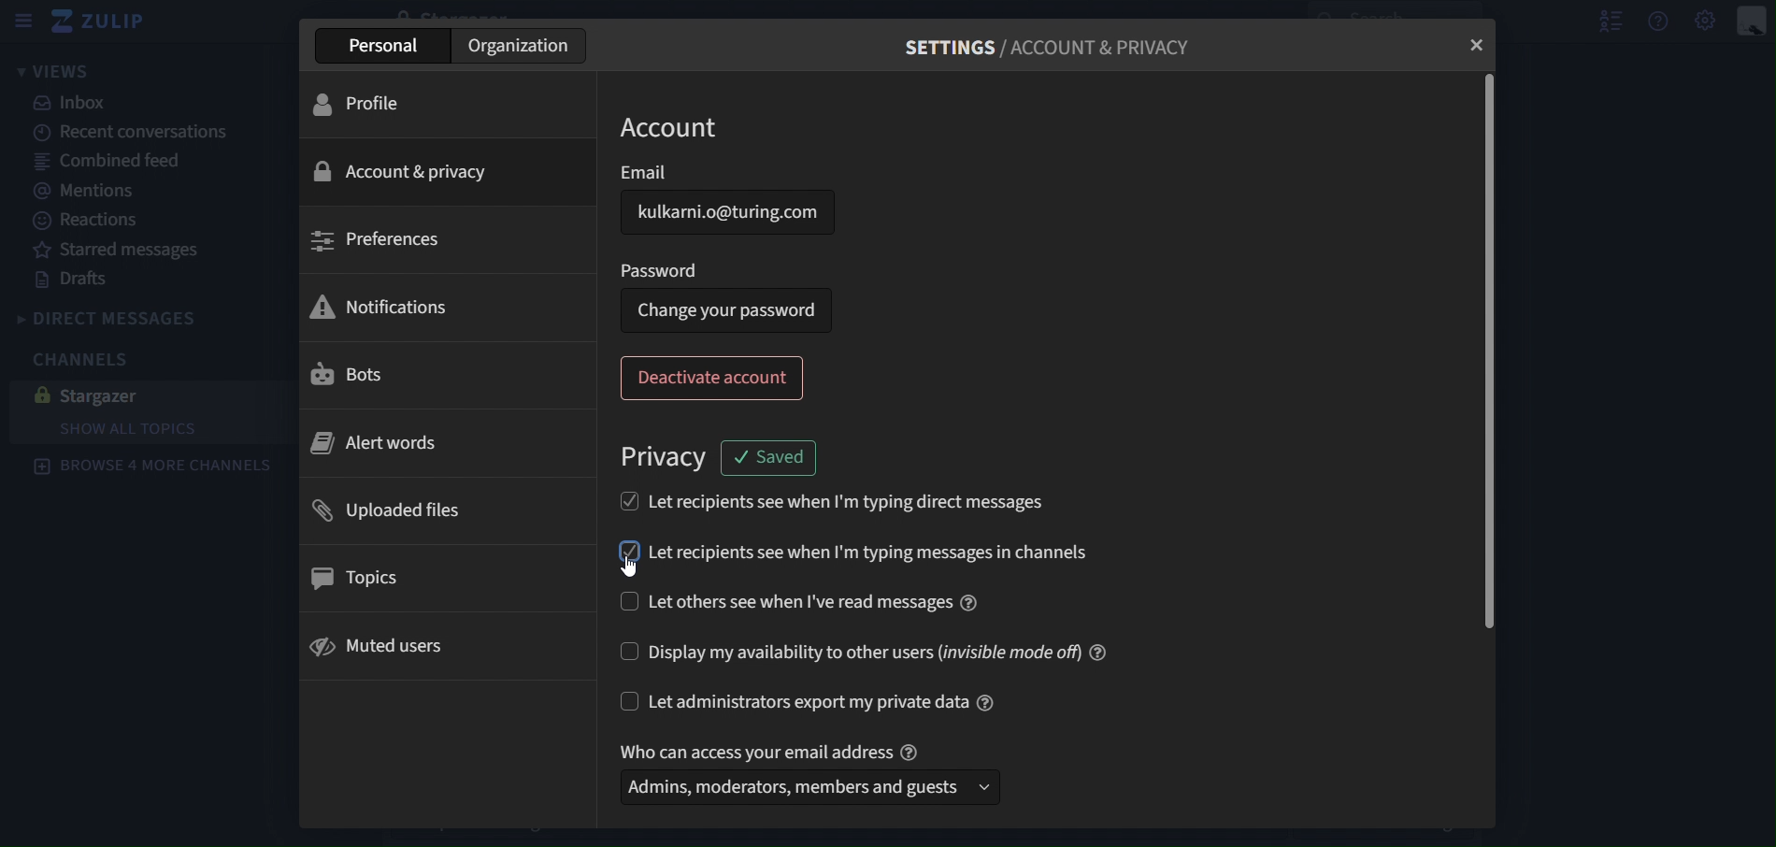  What do you see at coordinates (91, 398) in the screenshot?
I see `stargazer` at bounding box center [91, 398].